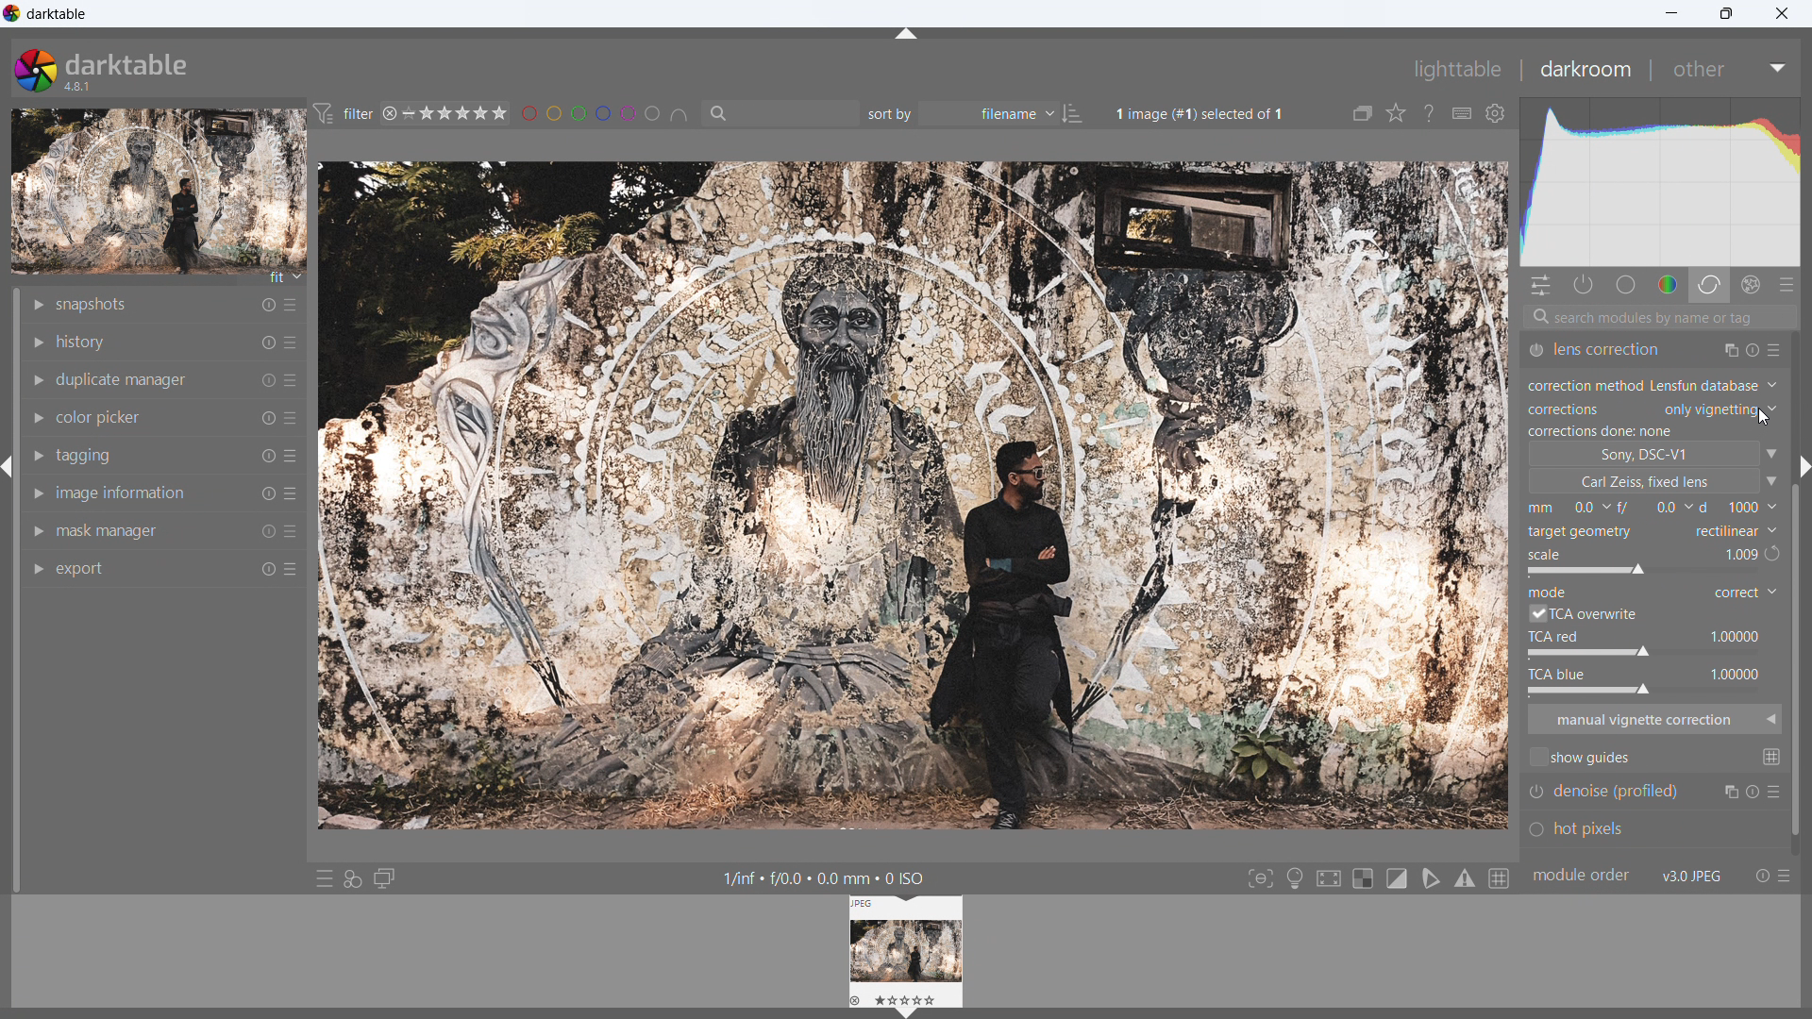 The width and height of the screenshot is (1812, 1019). I want to click on reset, so click(267, 459).